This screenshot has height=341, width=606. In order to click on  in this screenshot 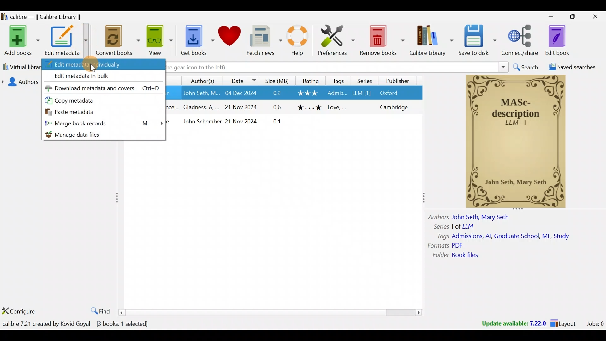, I will do `click(309, 108)`.